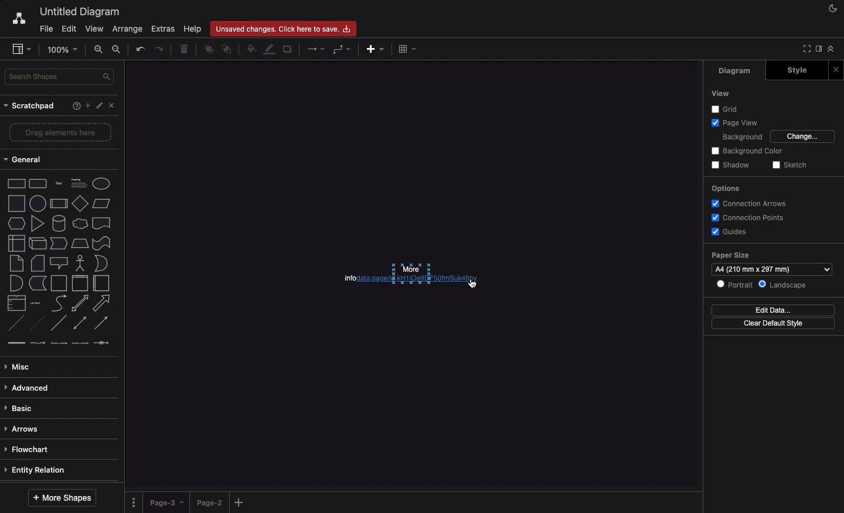 The image size is (844, 513). What do you see at coordinates (32, 450) in the screenshot?
I see `Flowchart` at bounding box center [32, 450].